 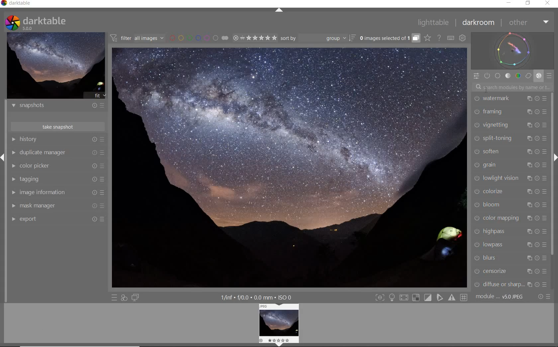 What do you see at coordinates (529, 137) in the screenshot?
I see `multiple instance actions` at bounding box center [529, 137].